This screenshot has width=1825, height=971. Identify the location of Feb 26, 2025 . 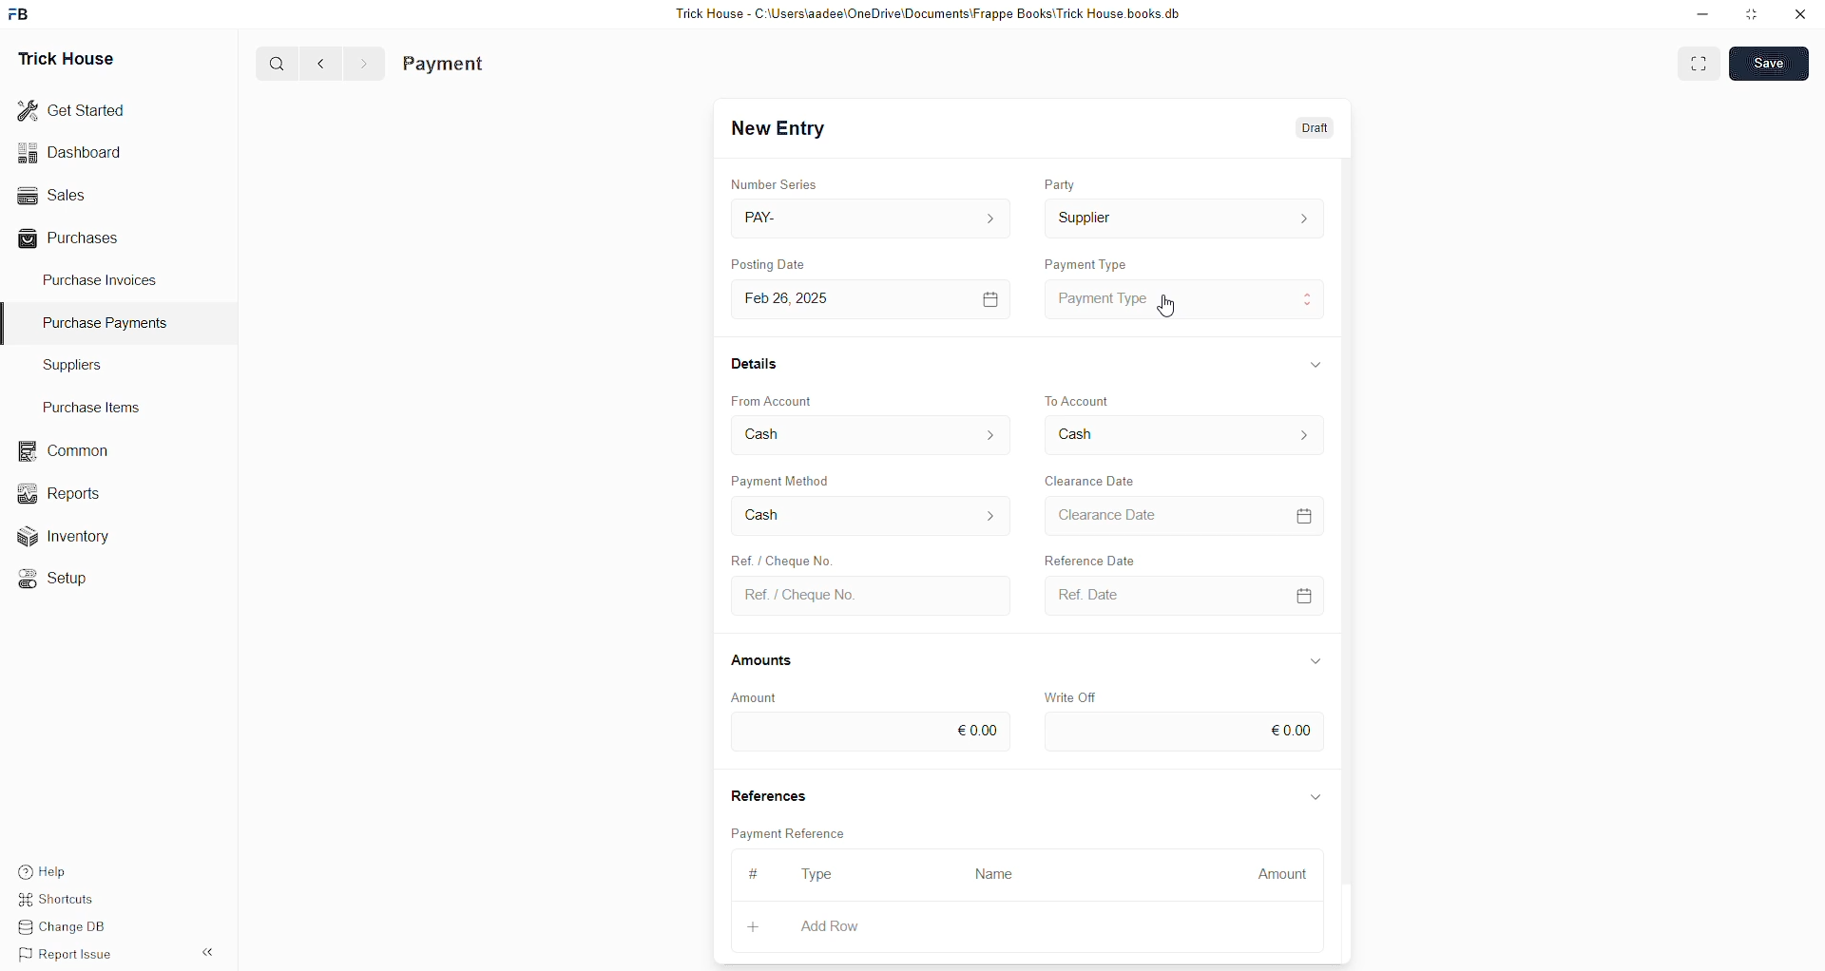
(868, 298).